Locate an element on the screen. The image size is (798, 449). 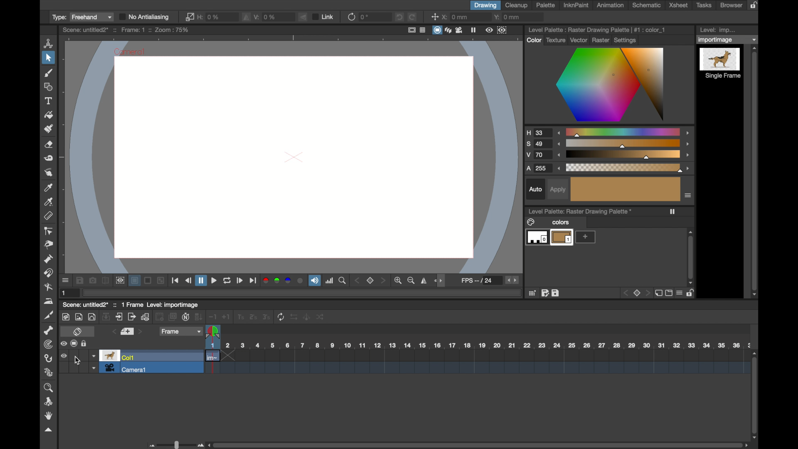
zoom out is located at coordinates (412, 281).